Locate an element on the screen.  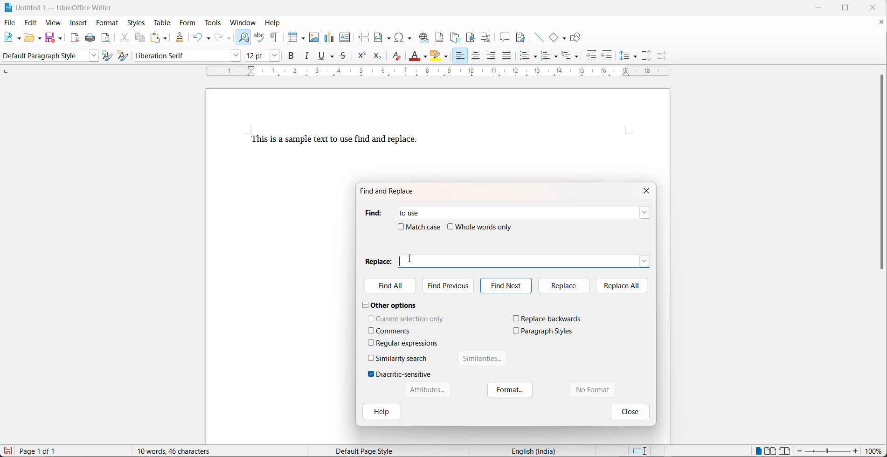
basic shapes is located at coordinates (554, 37).